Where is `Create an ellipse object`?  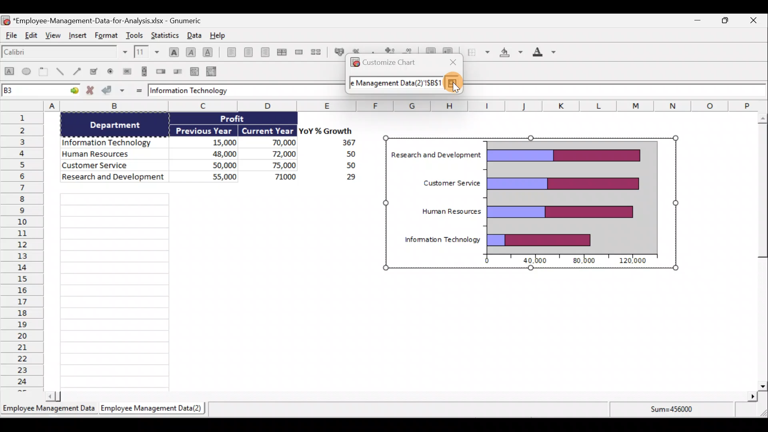 Create an ellipse object is located at coordinates (28, 72).